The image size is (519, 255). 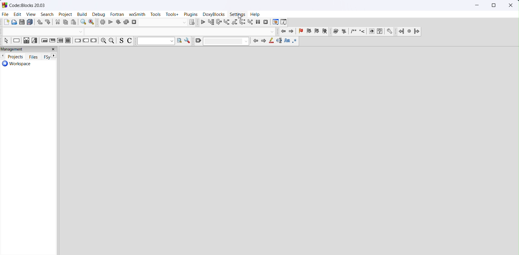 What do you see at coordinates (40, 22) in the screenshot?
I see `undo` at bounding box center [40, 22].